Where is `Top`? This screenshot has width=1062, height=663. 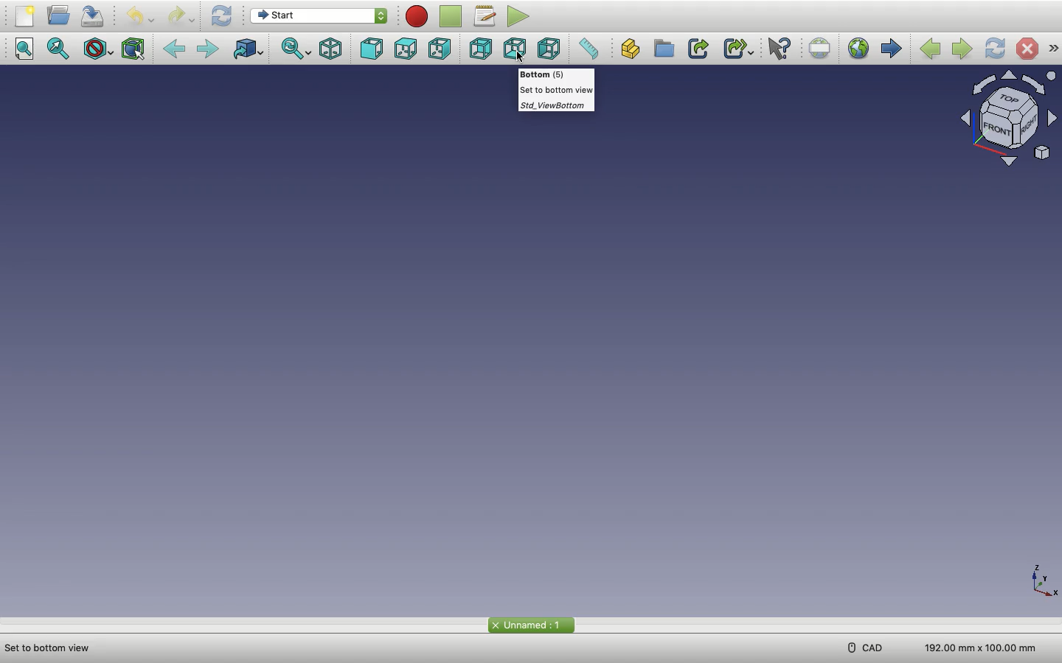 Top is located at coordinates (408, 49).